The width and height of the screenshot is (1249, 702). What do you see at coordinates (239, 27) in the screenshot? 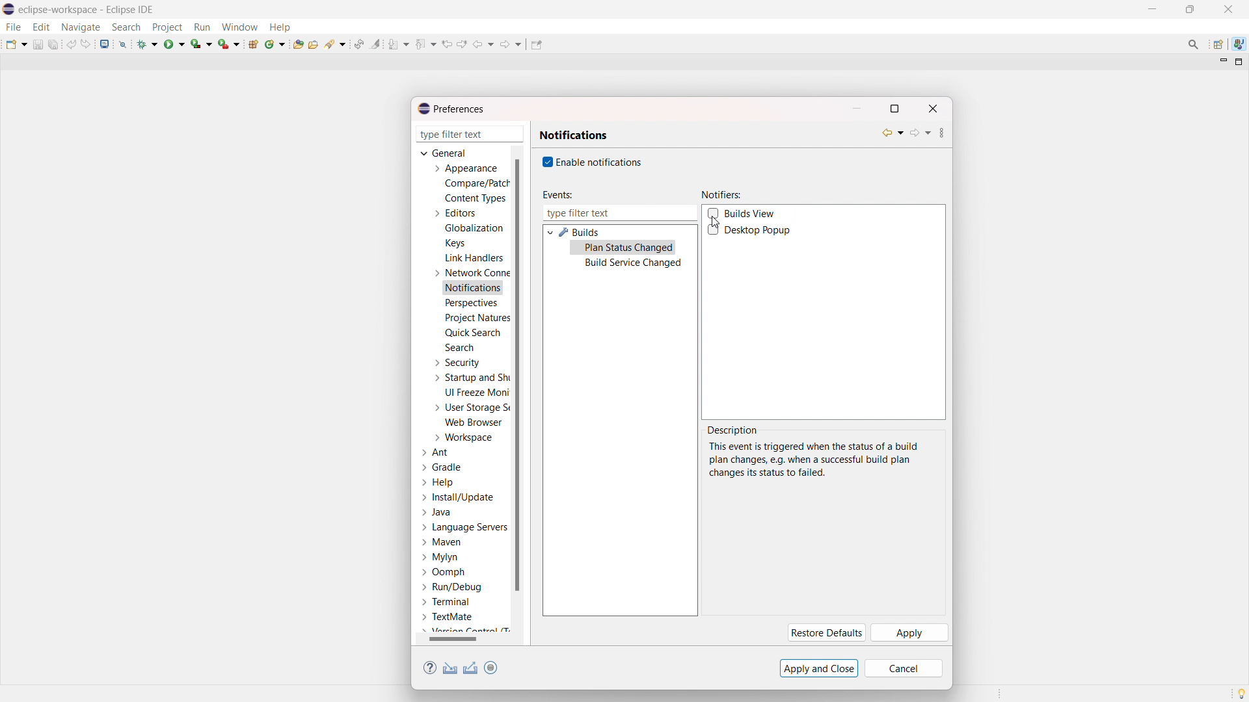
I see `window` at bounding box center [239, 27].